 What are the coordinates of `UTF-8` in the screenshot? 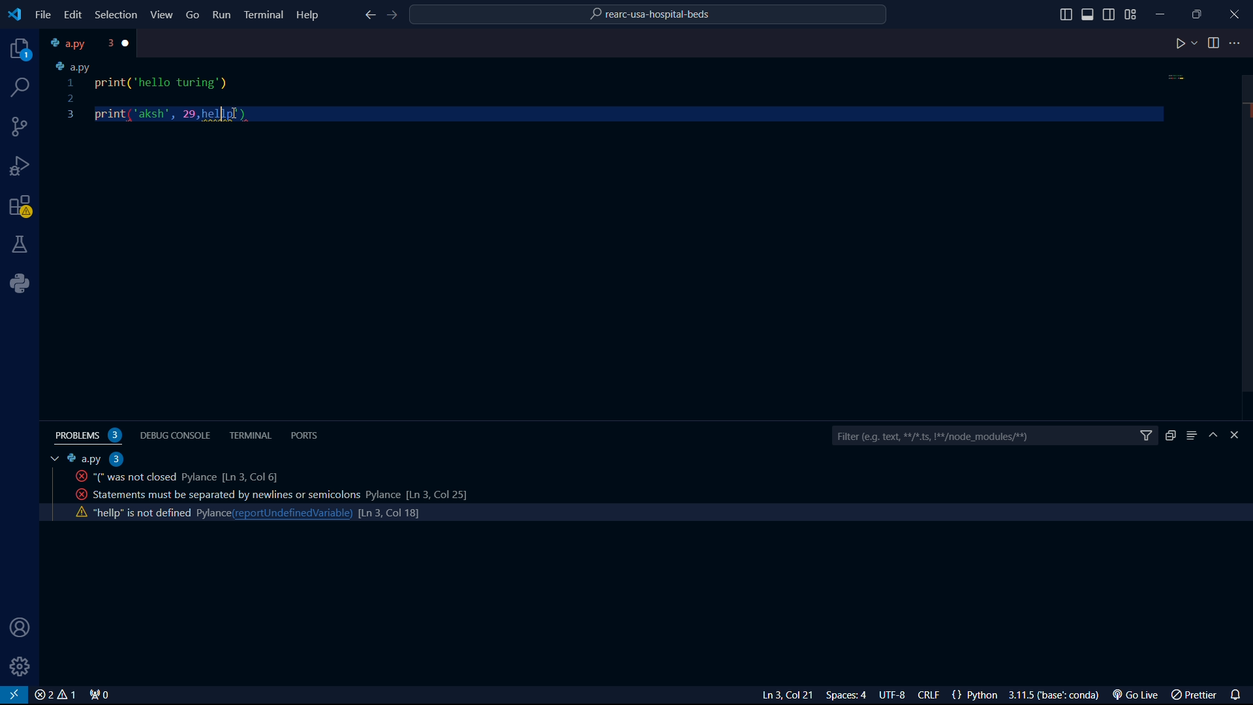 It's located at (897, 696).